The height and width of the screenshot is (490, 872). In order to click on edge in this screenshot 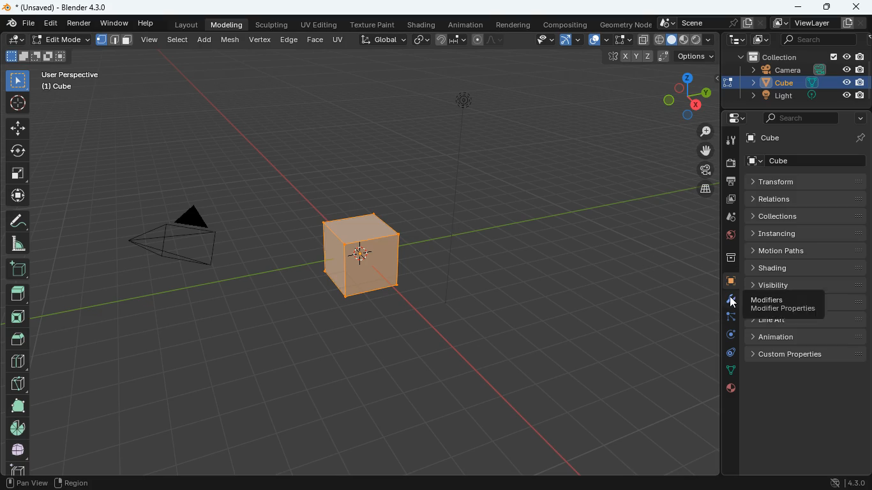, I will do `click(728, 319)`.